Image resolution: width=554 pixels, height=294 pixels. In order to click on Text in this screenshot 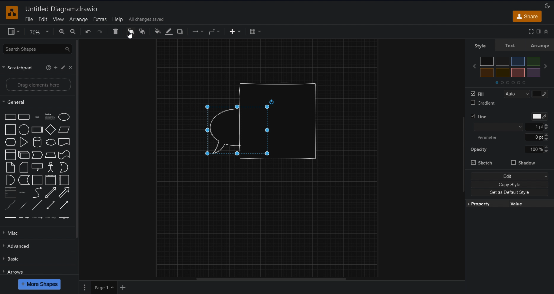, I will do `click(512, 45)`.